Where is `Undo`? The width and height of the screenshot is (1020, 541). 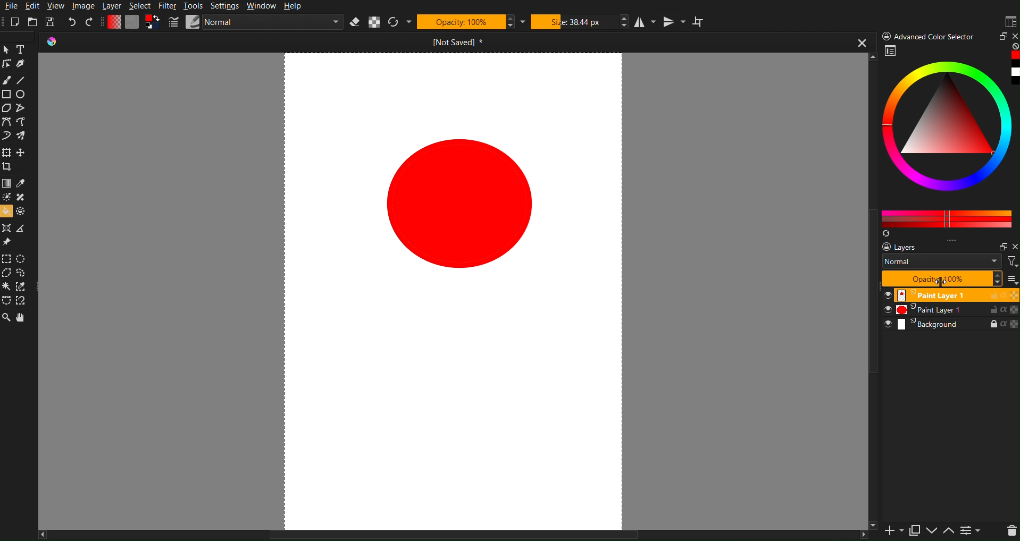 Undo is located at coordinates (72, 23).